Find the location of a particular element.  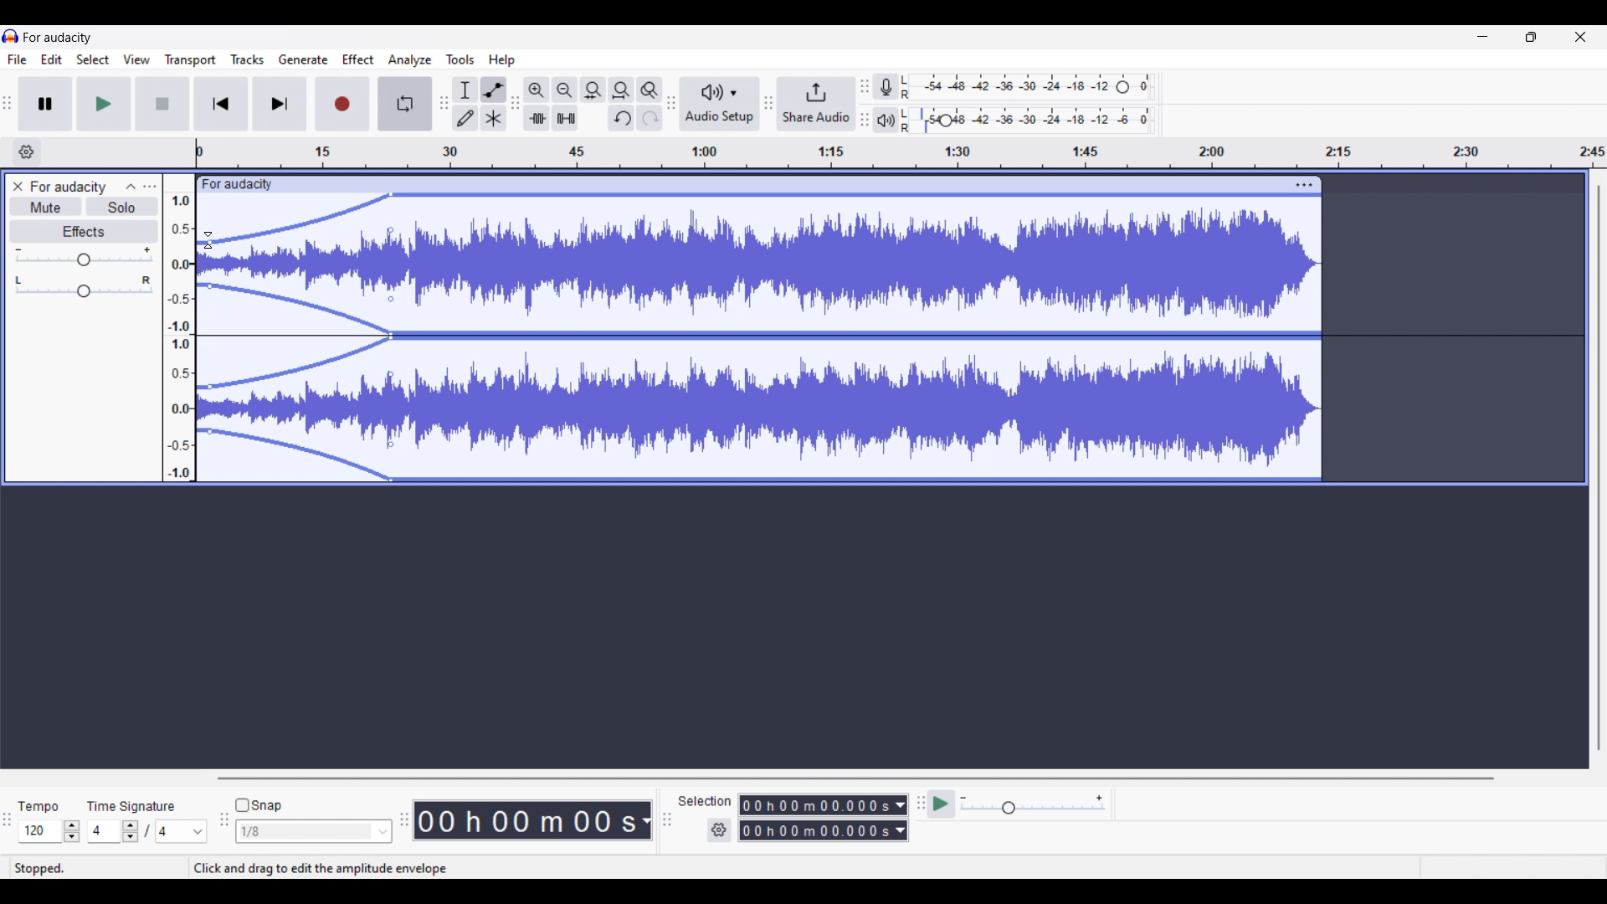

silence audio outside selection is located at coordinates (567, 118).